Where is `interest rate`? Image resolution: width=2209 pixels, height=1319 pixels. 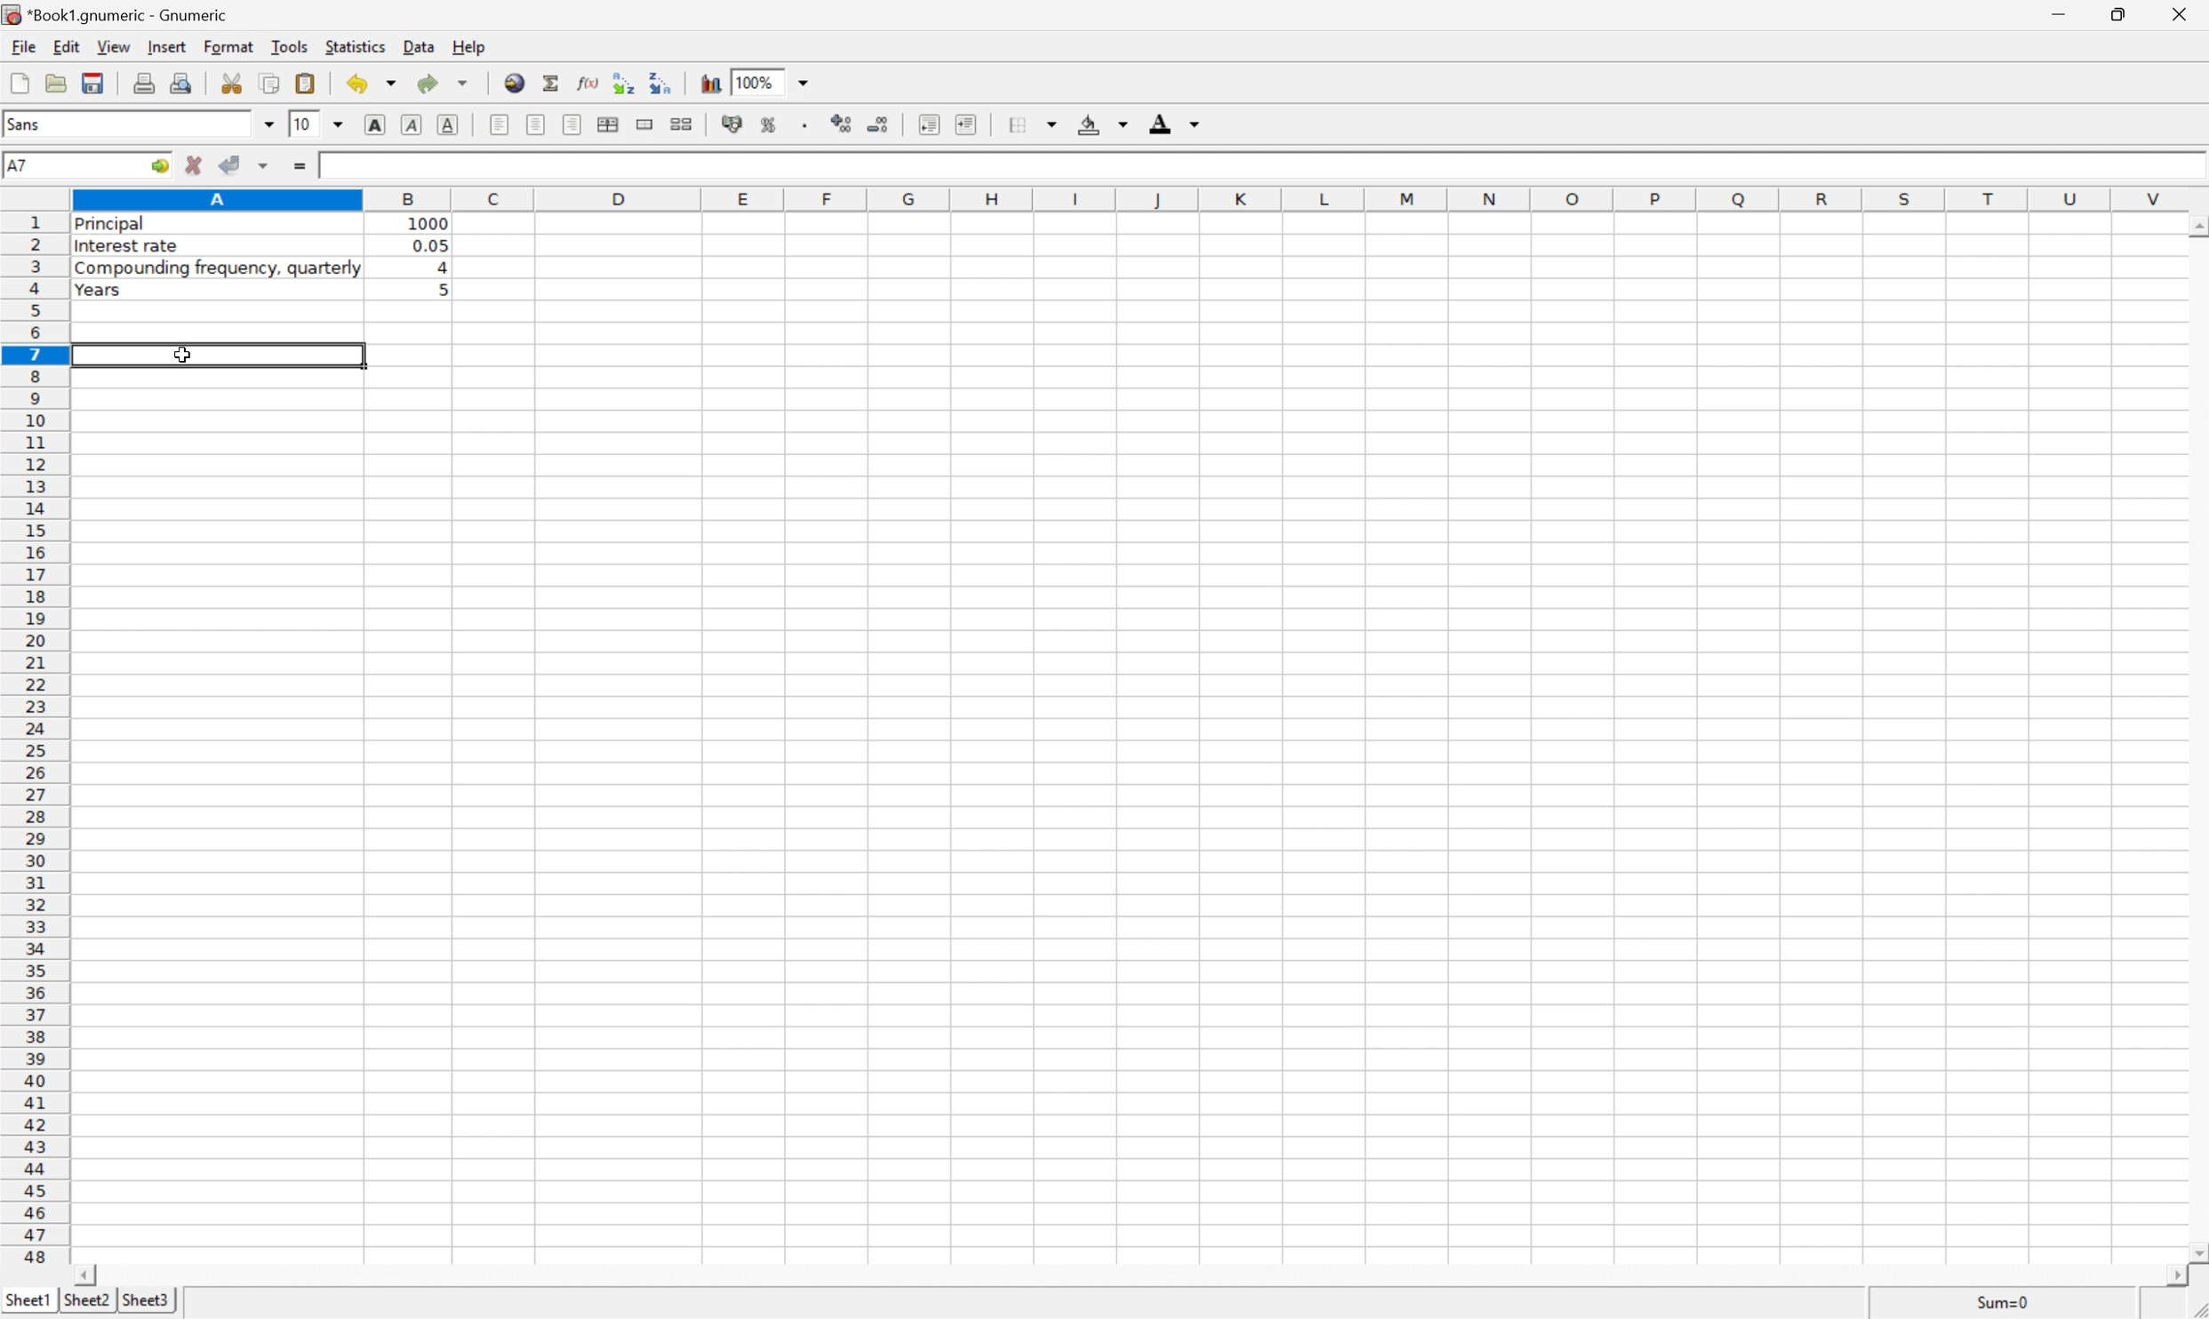 interest rate is located at coordinates (127, 249).